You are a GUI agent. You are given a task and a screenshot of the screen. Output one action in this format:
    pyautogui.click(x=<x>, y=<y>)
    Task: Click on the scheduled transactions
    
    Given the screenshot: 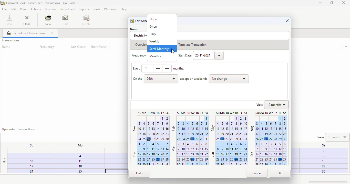 What is the action you would take?
    pyautogui.click(x=26, y=33)
    